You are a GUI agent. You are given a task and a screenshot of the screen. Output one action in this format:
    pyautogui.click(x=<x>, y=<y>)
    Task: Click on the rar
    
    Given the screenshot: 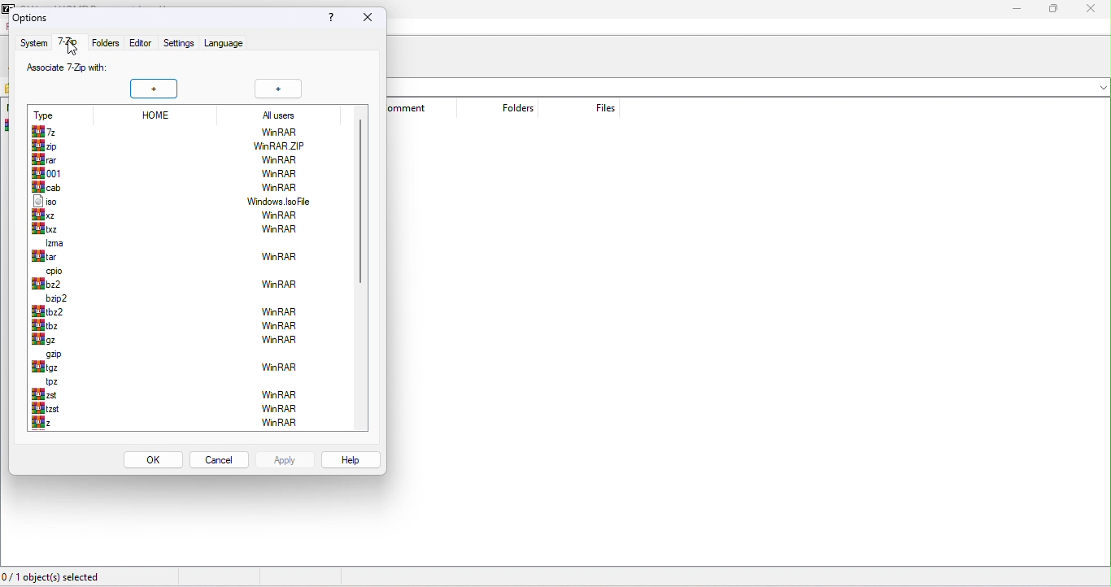 What is the action you would take?
    pyautogui.click(x=47, y=159)
    